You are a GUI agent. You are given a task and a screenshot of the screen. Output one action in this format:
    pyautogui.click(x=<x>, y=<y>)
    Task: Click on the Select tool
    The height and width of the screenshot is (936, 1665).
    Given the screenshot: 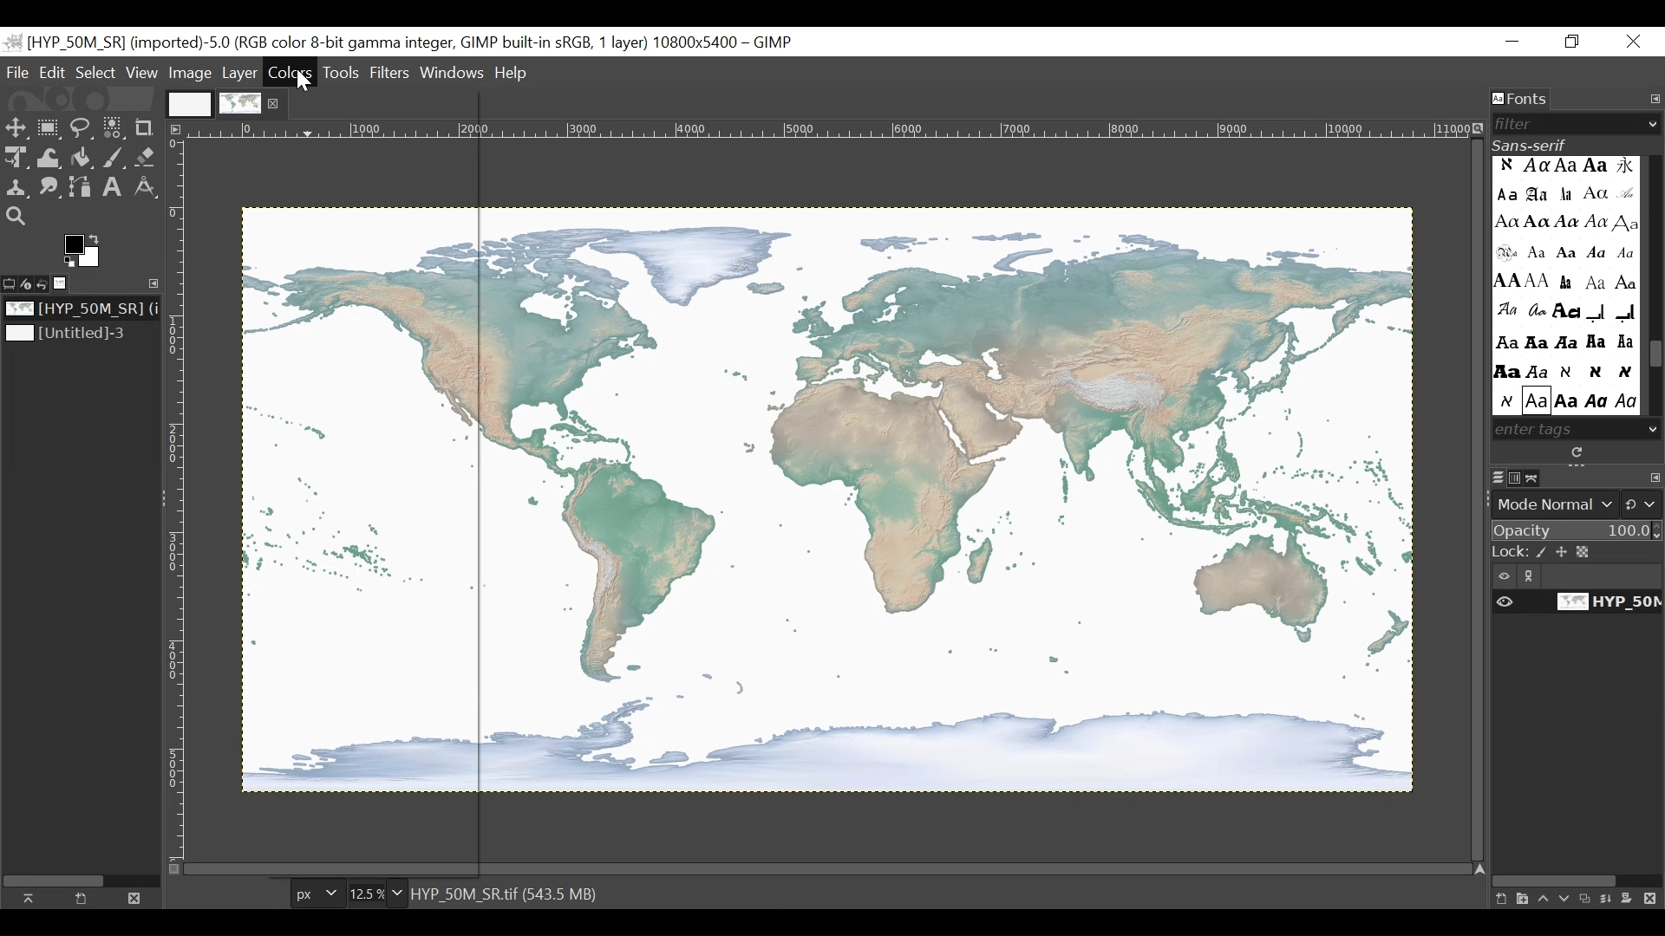 What is the action you would take?
    pyautogui.click(x=16, y=129)
    